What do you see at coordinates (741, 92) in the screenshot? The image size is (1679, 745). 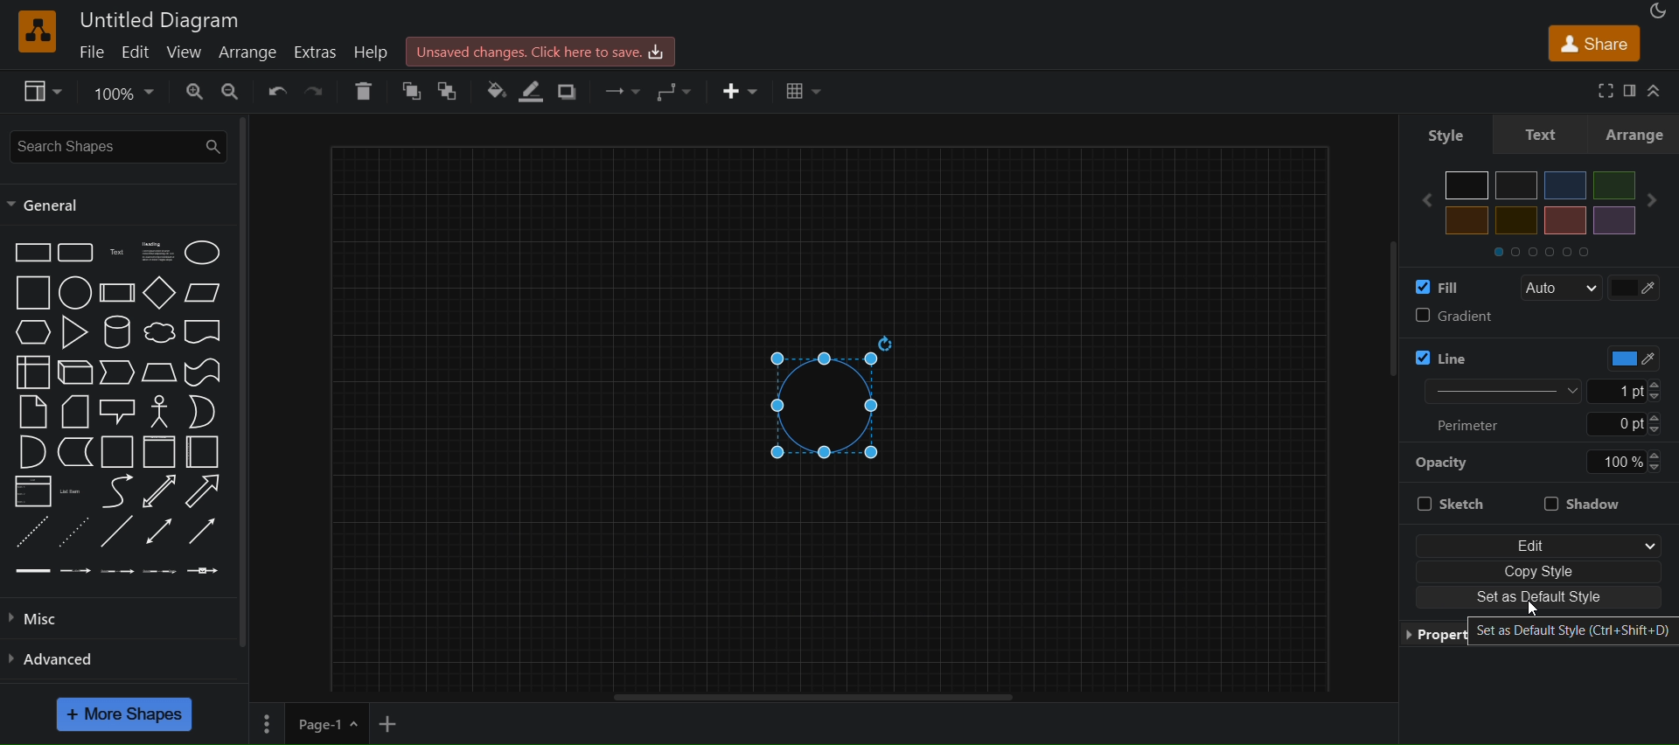 I see `insert` at bounding box center [741, 92].